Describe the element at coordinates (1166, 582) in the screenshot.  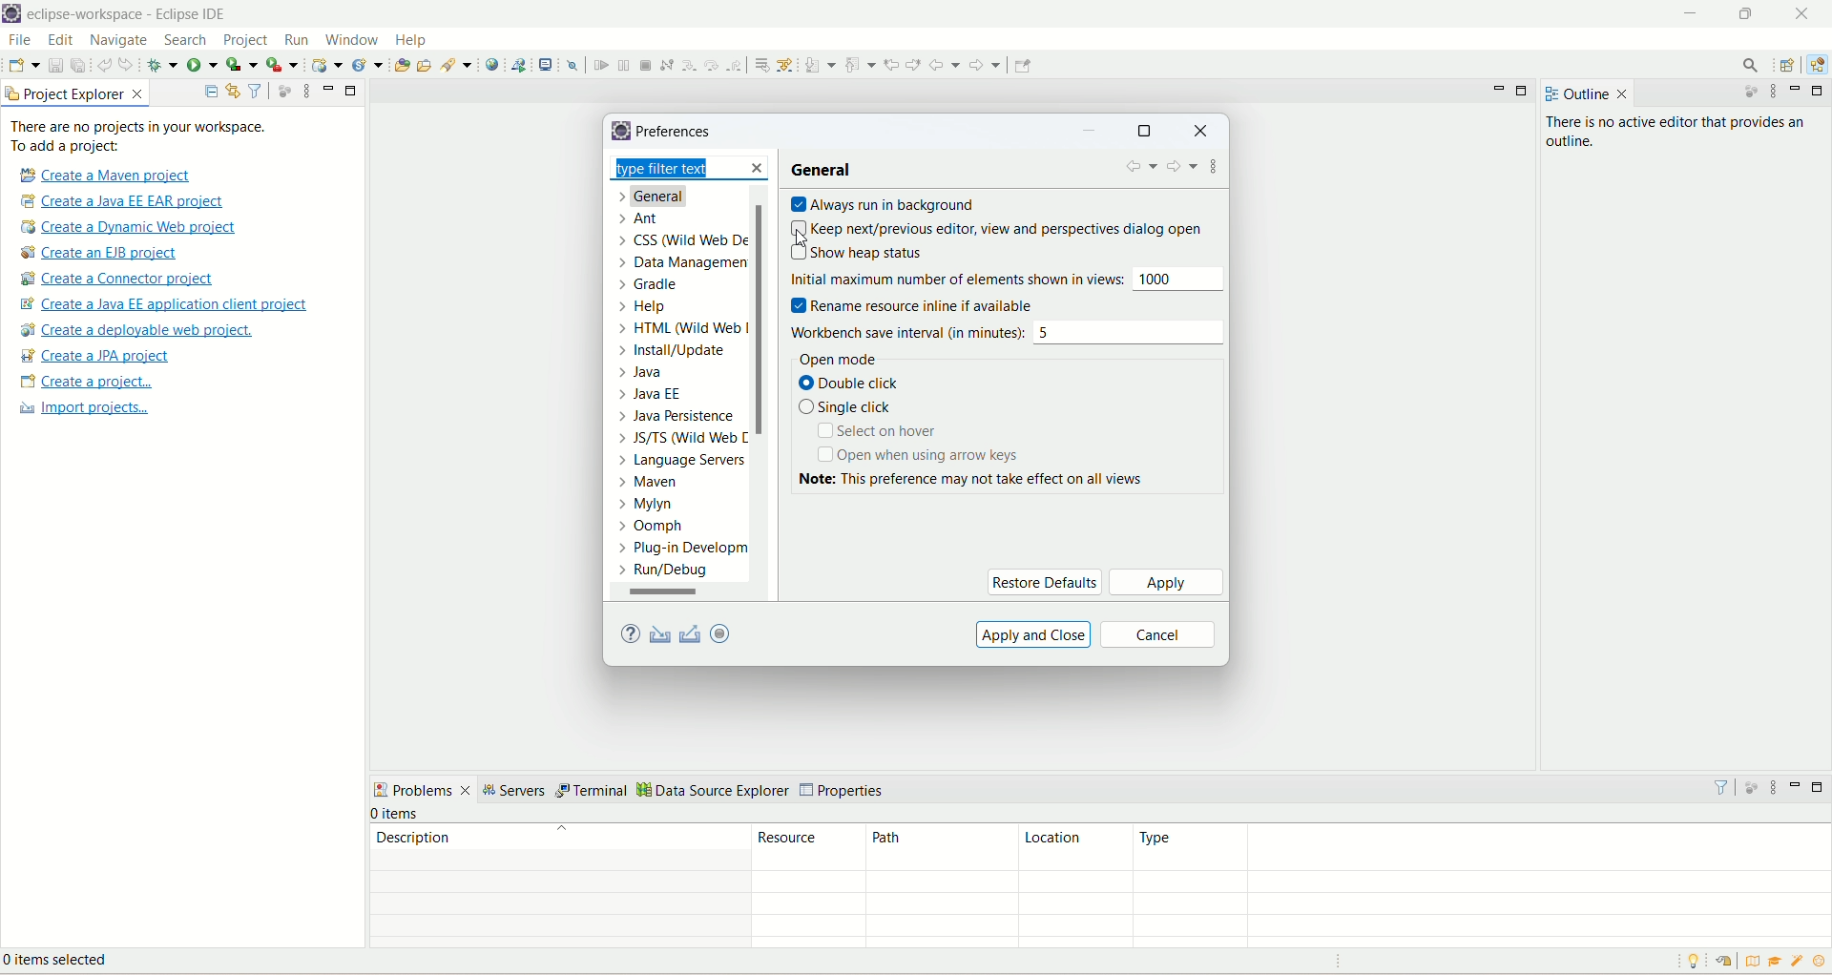
I see `apply` at that location.